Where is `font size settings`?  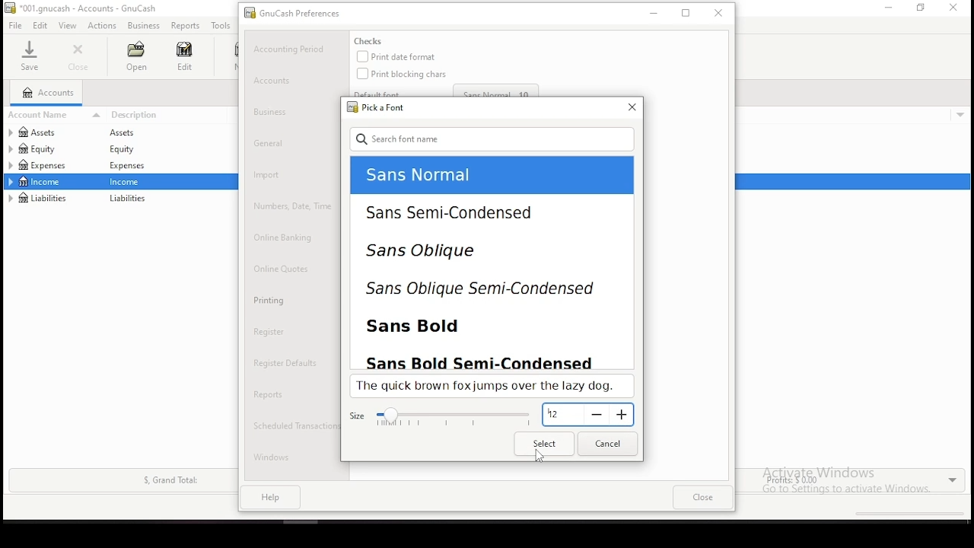
font size settings is located at coordinates (441, 416).